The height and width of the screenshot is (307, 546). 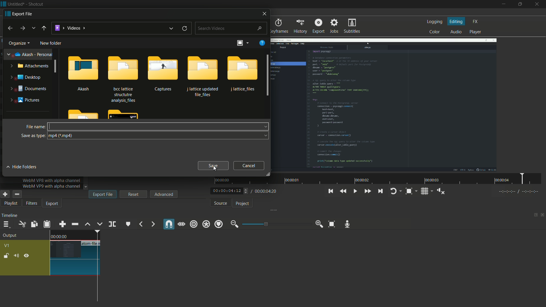 I want to click on change layout, so click(x=534, y=215).